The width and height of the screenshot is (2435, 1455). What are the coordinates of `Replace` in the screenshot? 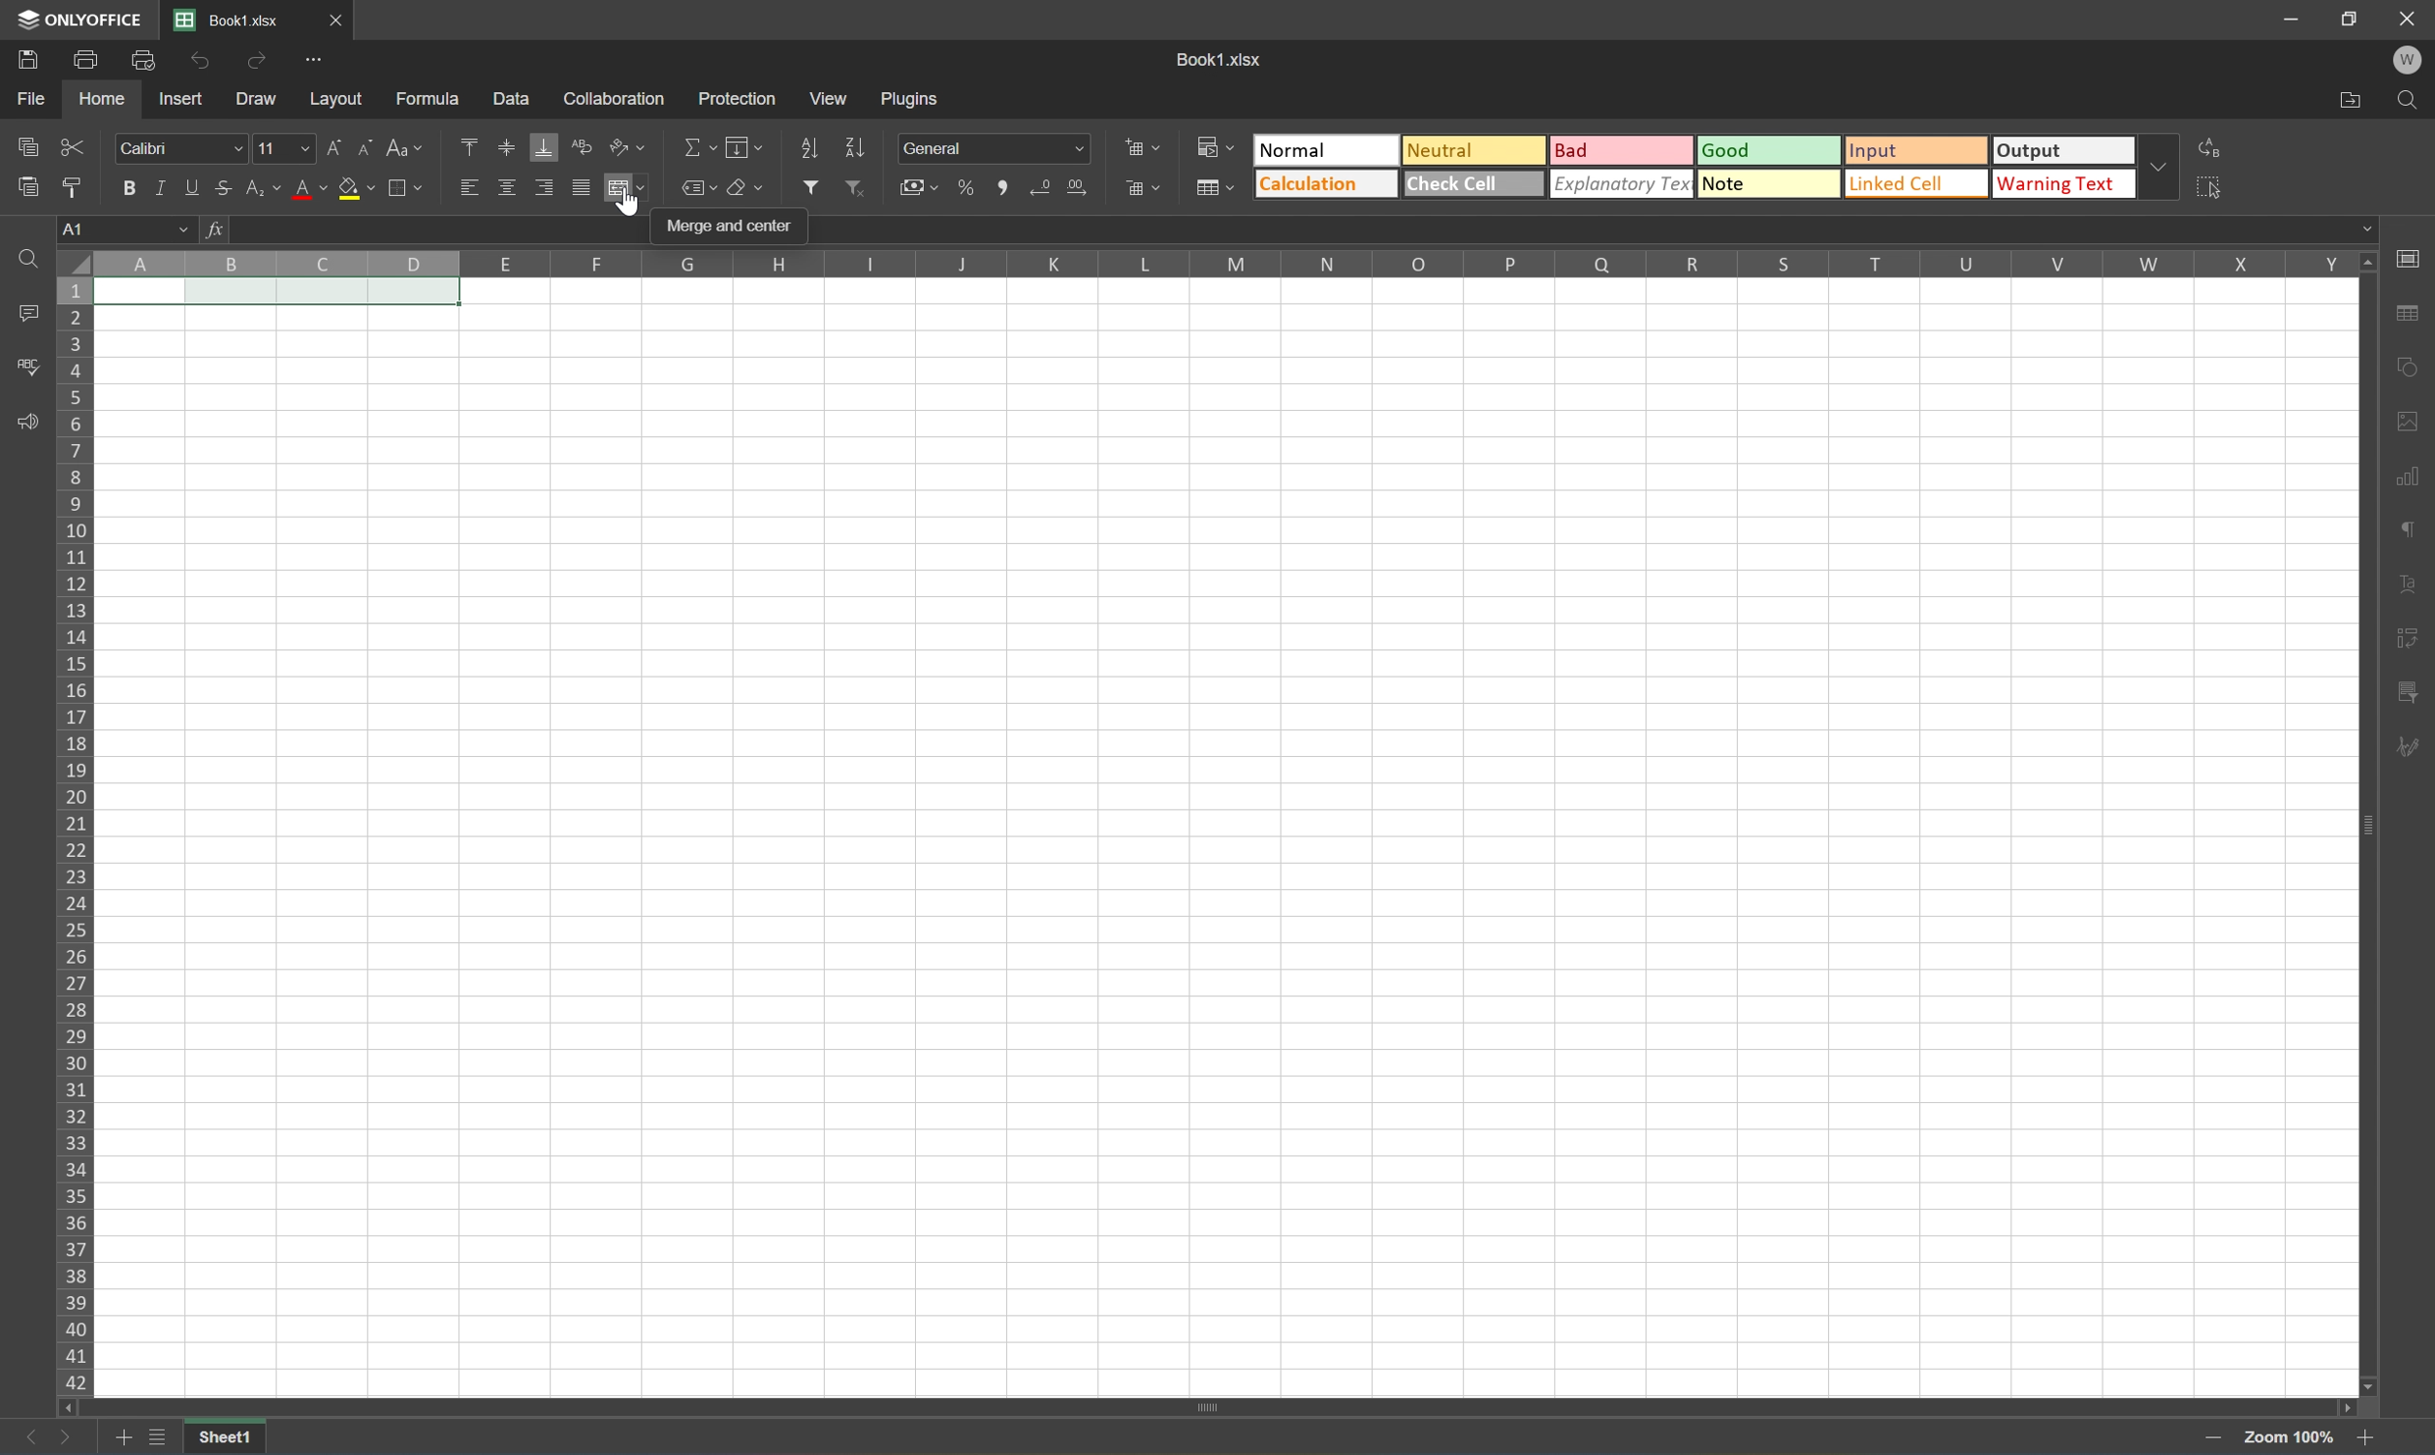 It's located at (2215, 149).